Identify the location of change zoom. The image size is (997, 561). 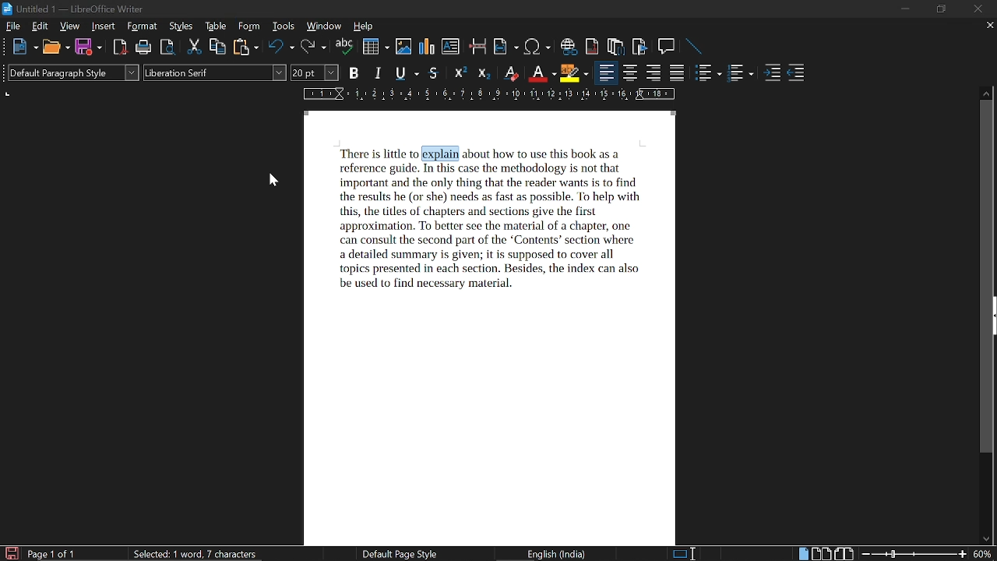
(914, 553).